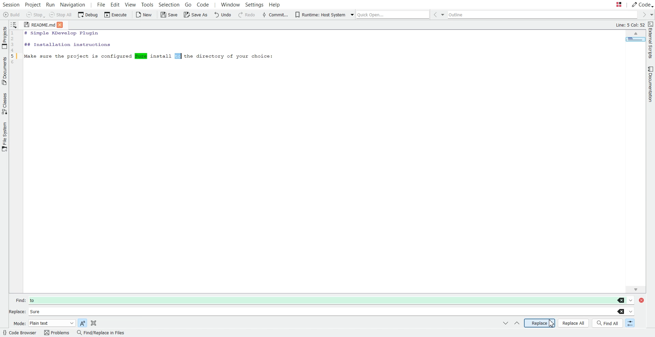 This screenshot has width=655, height=337. Describe the element at coordinates (321, 311) in the screenshot. I see `Replace: Sure` at that location.